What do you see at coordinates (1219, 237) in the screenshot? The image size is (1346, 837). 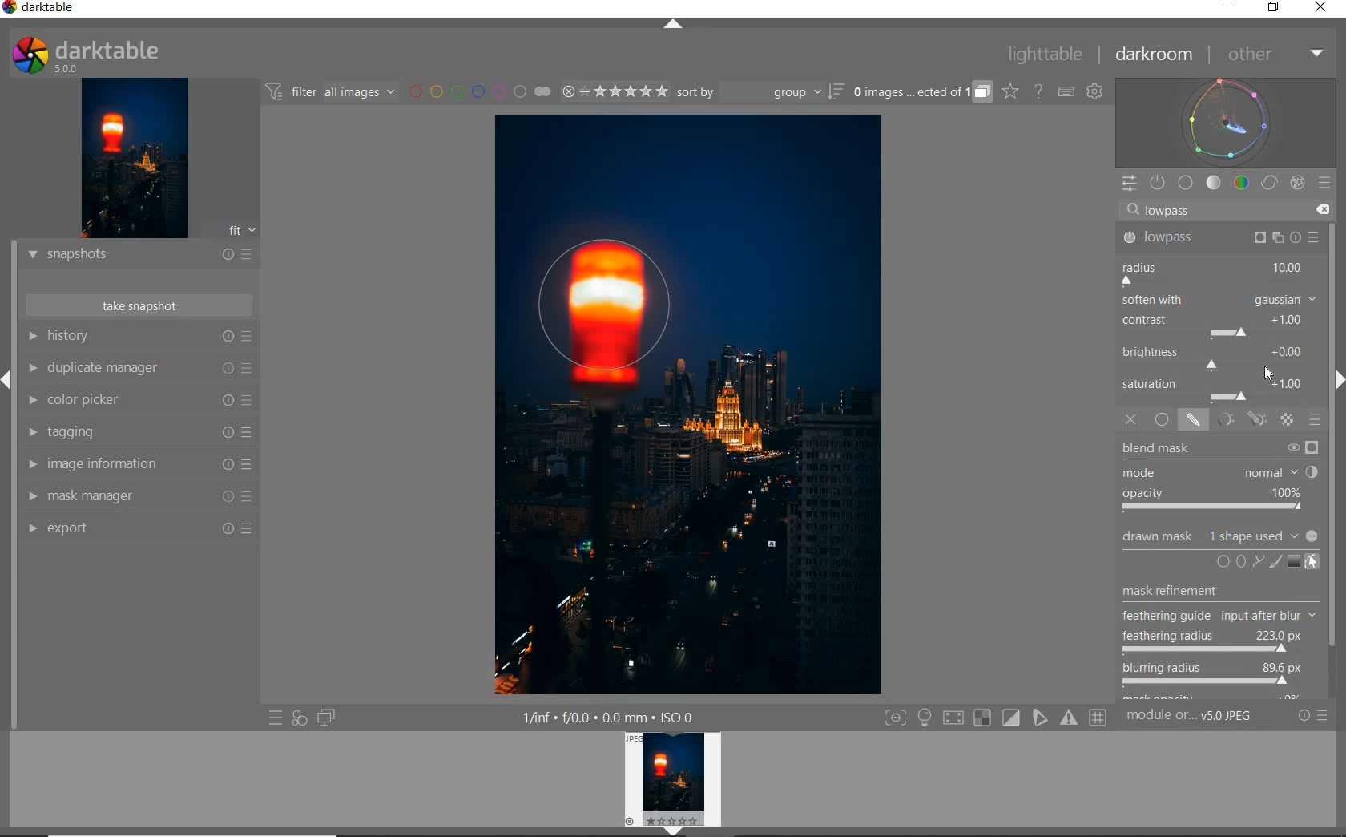 I see `LOWPASS` at bounding box center [1219, 237].